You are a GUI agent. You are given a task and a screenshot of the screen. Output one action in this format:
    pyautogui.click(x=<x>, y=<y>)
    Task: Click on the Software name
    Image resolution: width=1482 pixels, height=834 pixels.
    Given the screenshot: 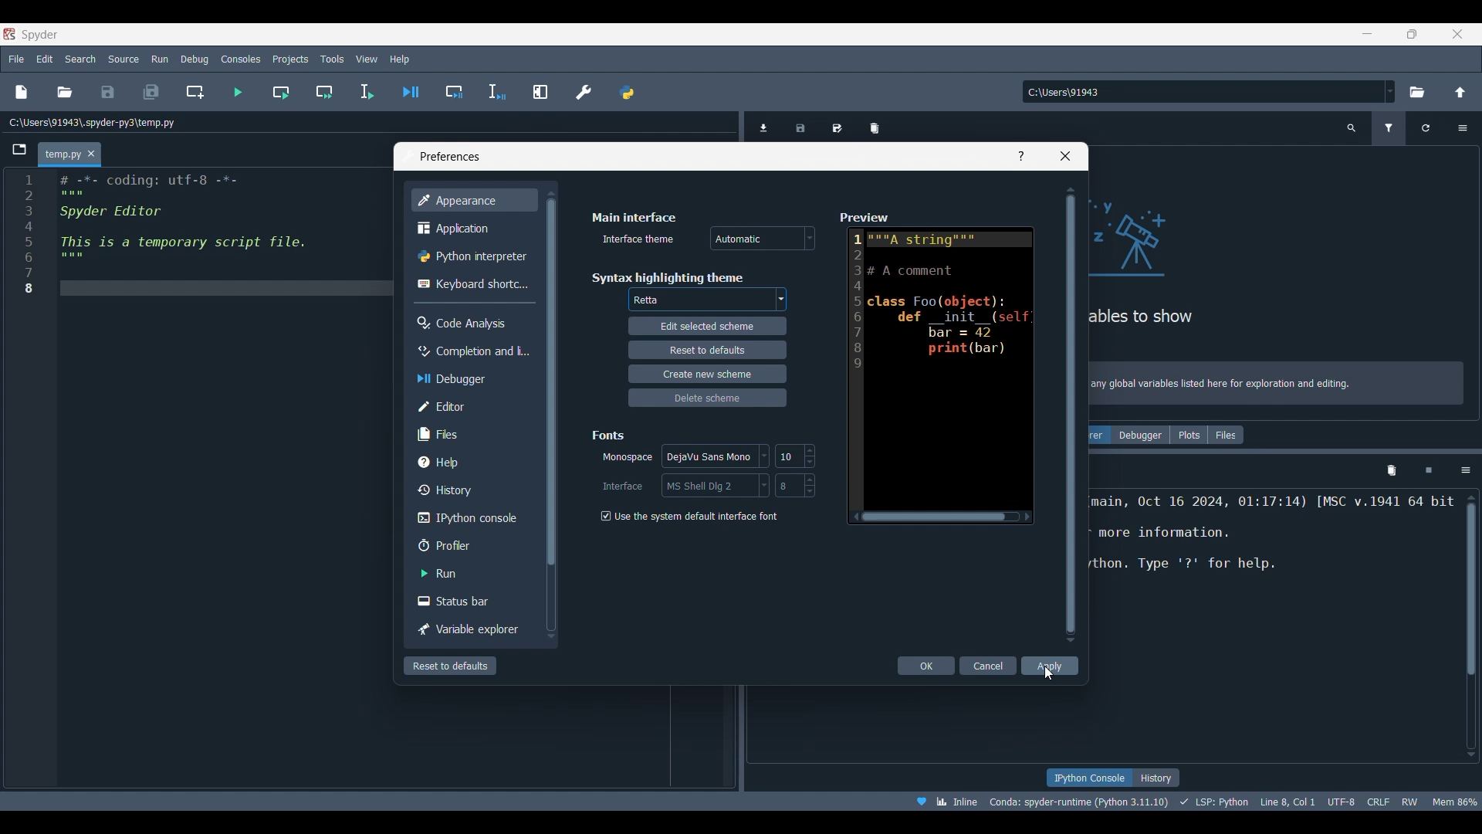 What is the action you would take?
    pyautogui.click(x=40, y=34)
    